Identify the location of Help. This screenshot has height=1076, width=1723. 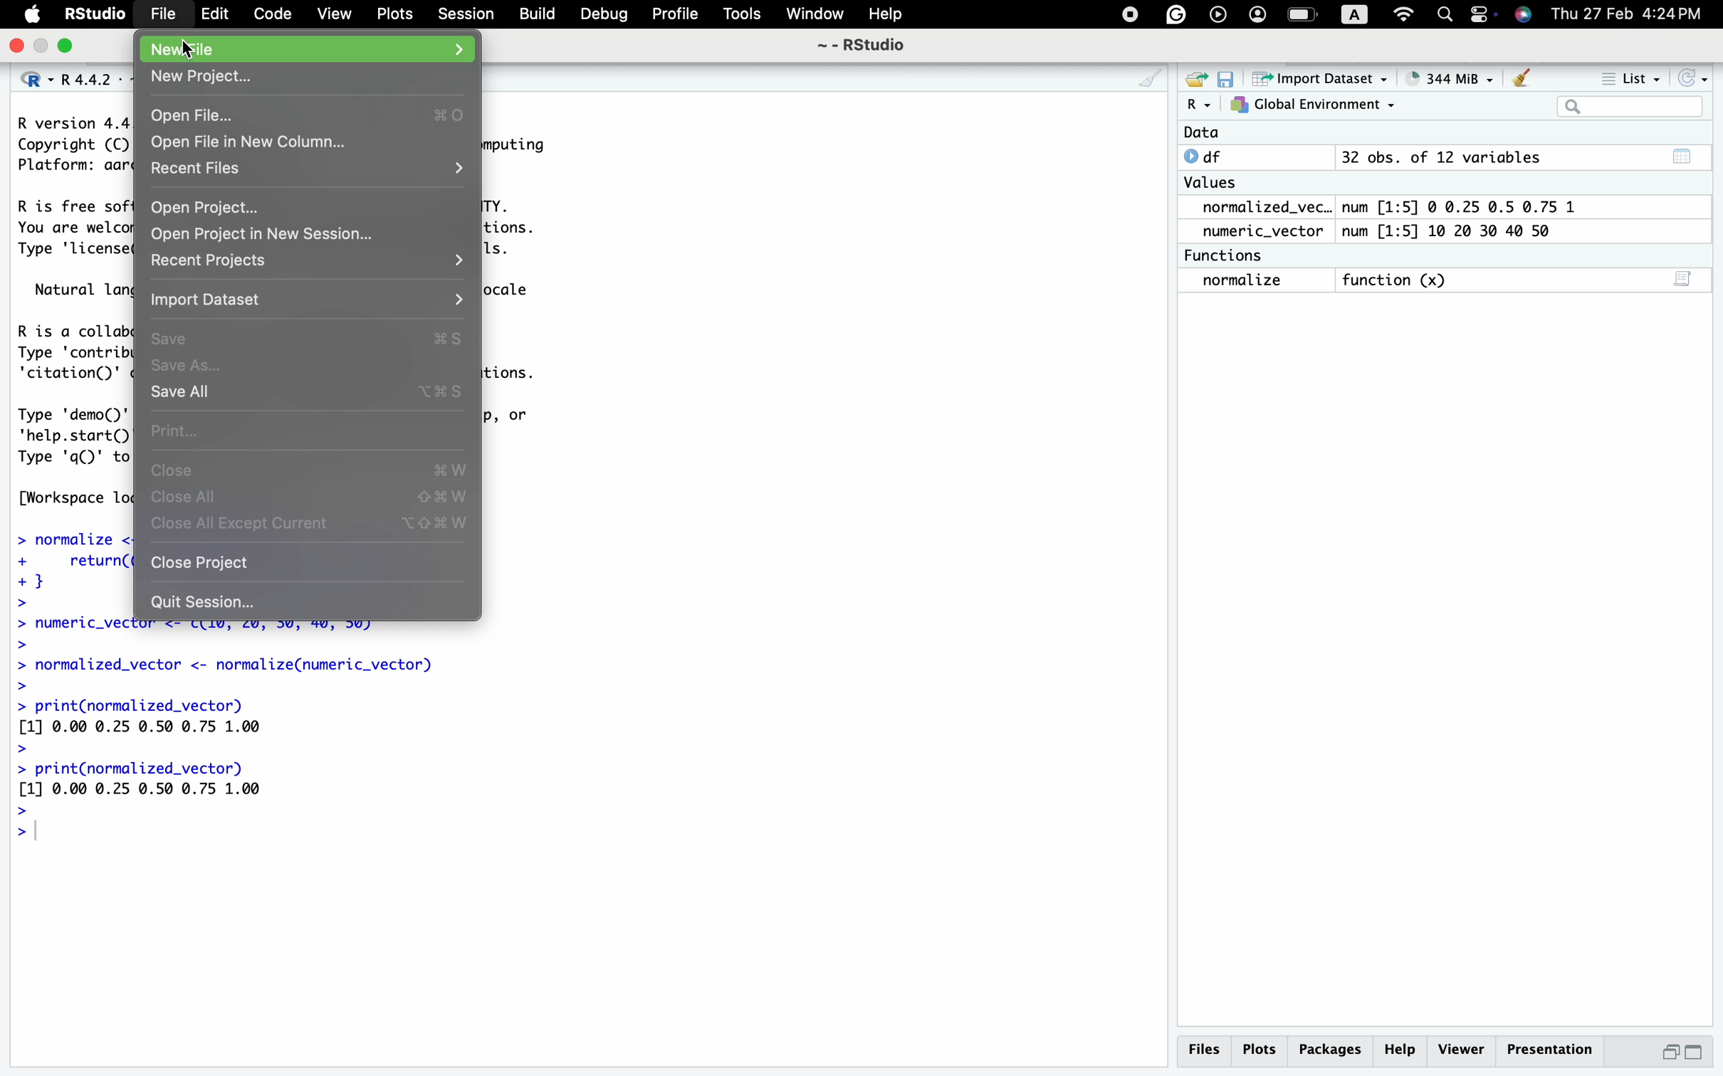
(1400, 1050).